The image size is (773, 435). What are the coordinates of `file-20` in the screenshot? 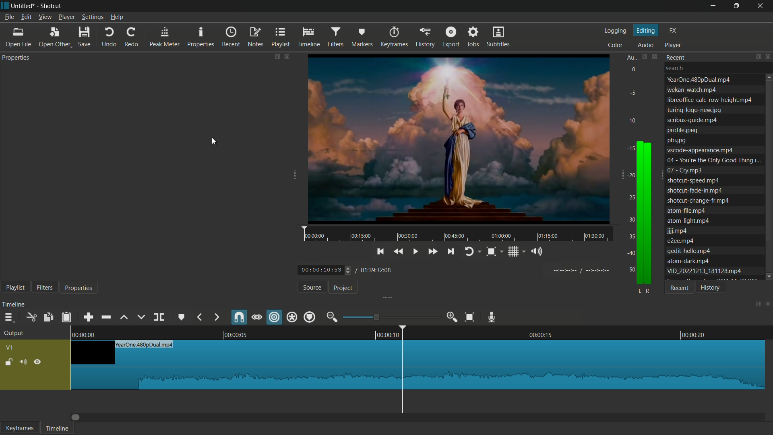 It's located at (703, 271).